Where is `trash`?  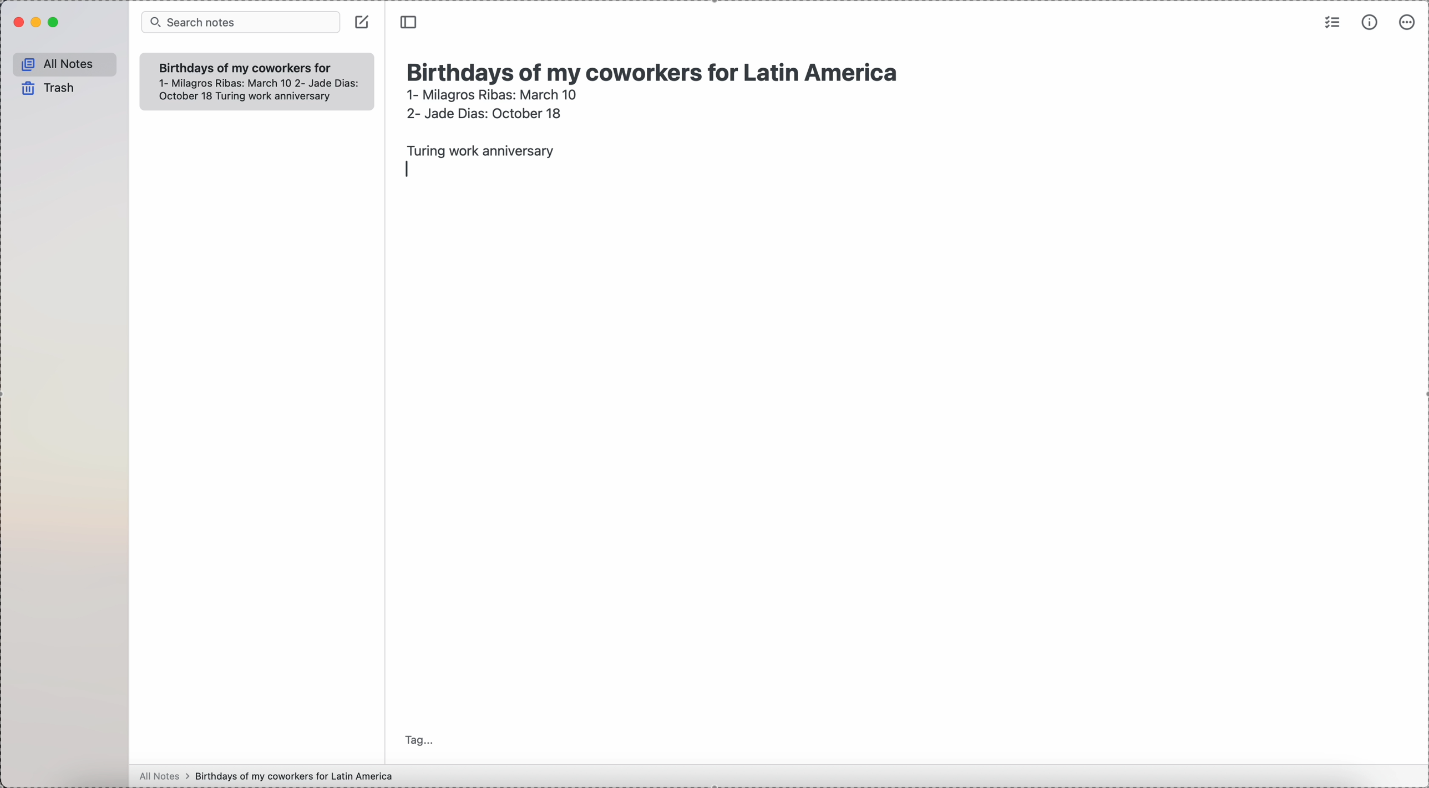
trash is located at coordinates (49, 88).